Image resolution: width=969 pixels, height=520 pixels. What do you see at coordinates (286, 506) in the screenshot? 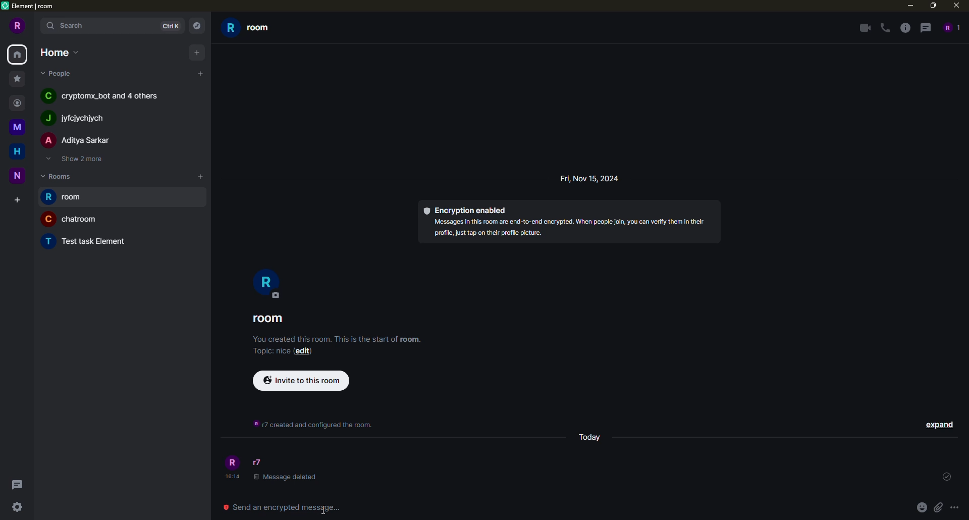
I see `send encrypted message` at bounding box center [286, 506].